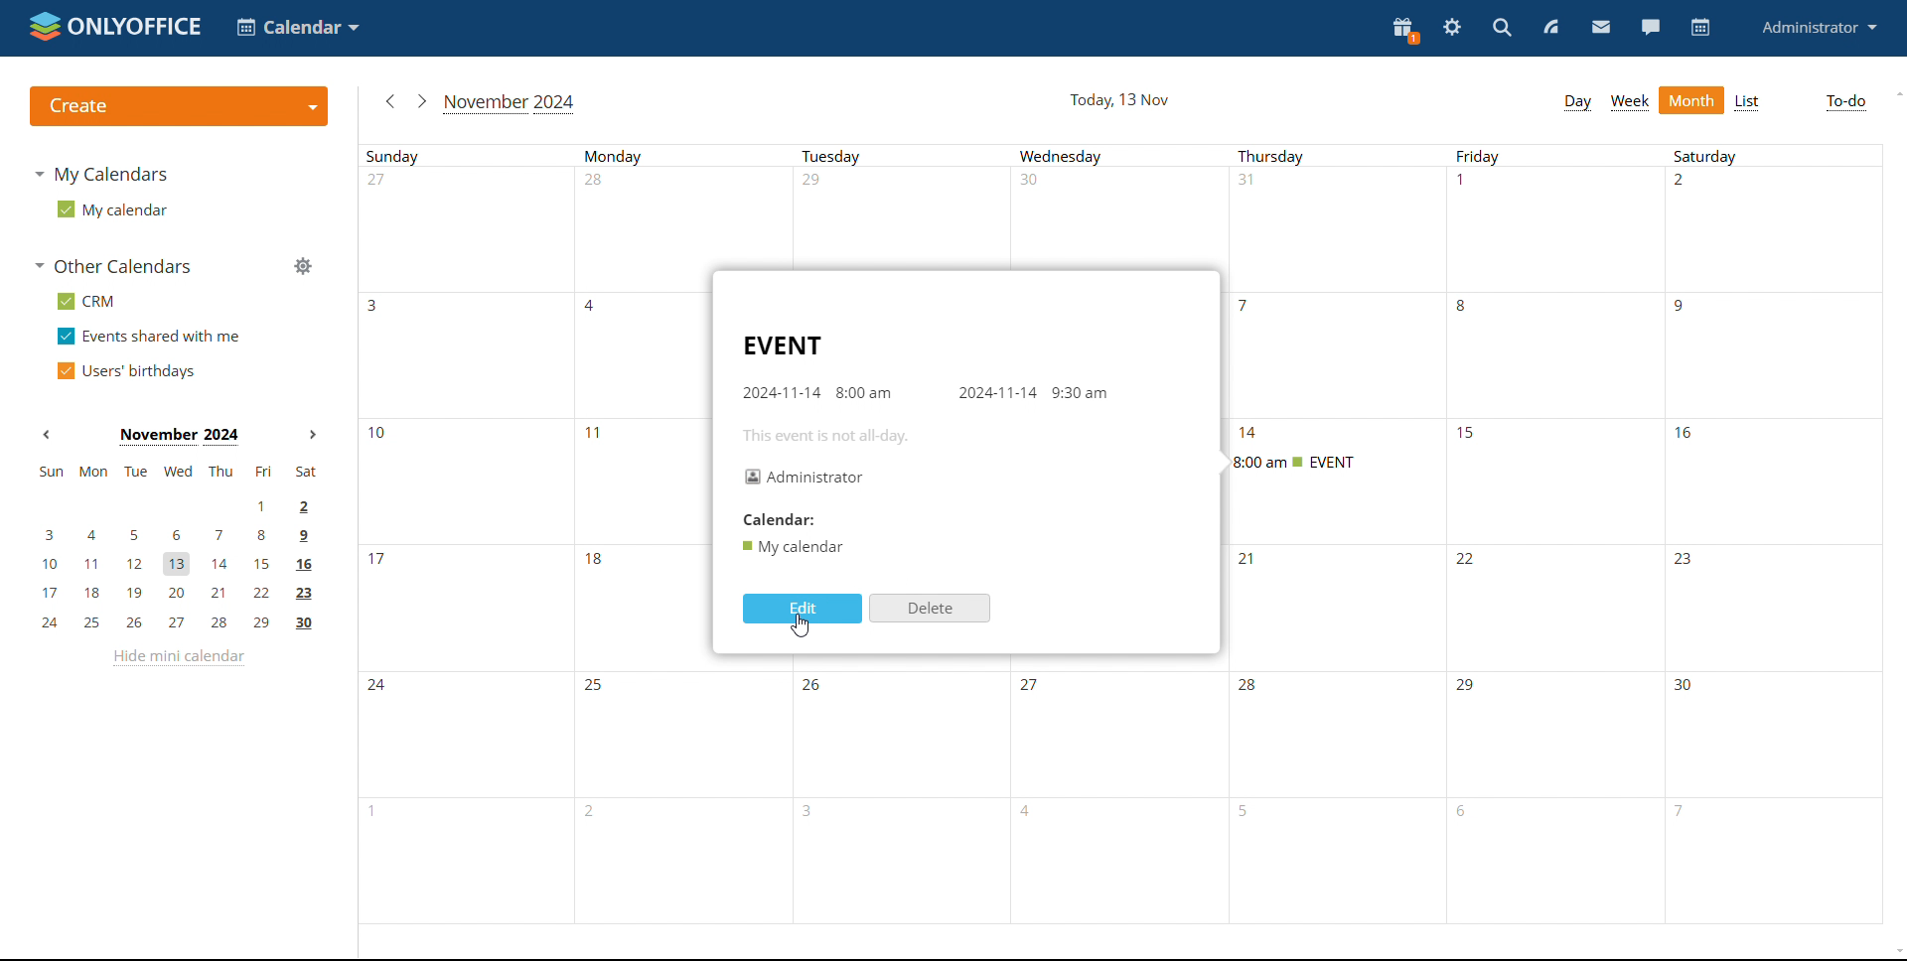 The width and height of the screenshot is (1907, 961). What do you see at coordinates (105, 175) in the screenshot?
I see `my calendars` at bounding box center [105, 175].